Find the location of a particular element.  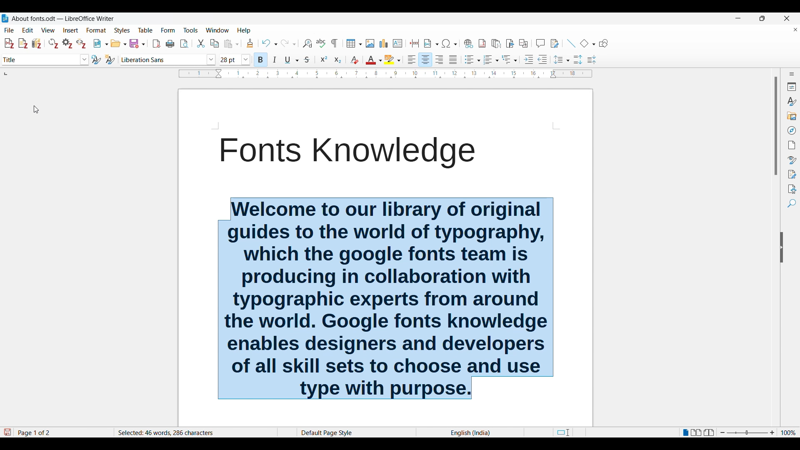

Italics is located at coordinates (274, 60).